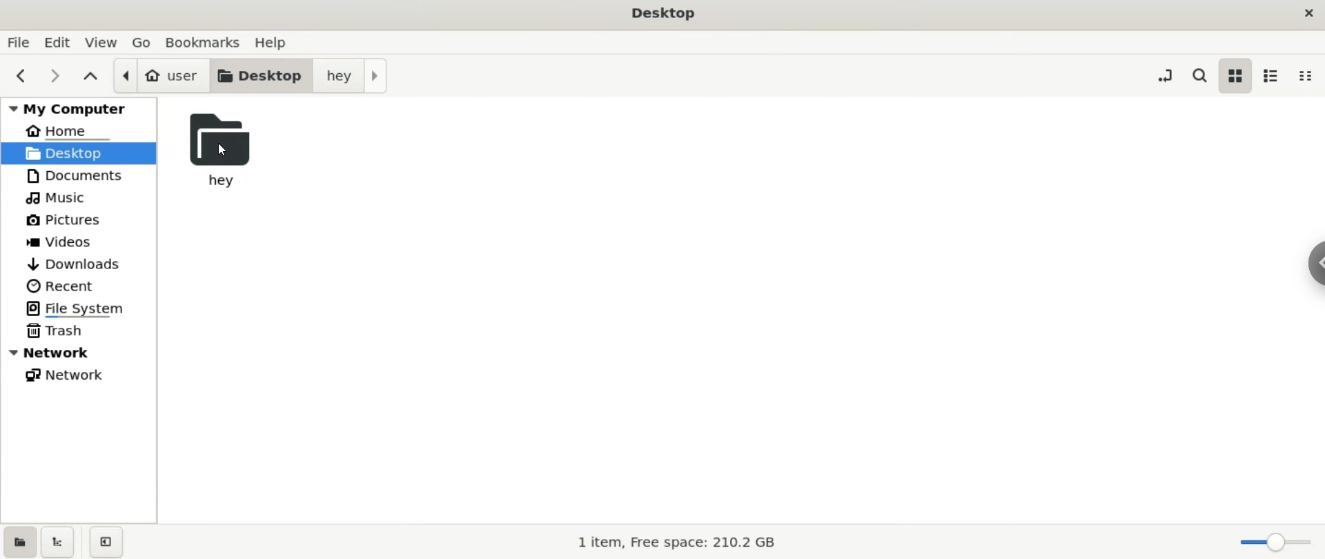 The width and height of the screenshot is (1325, 559). Describe the element at coordinates (59, 542) in the screenshot. I see `show treeview` at that location.